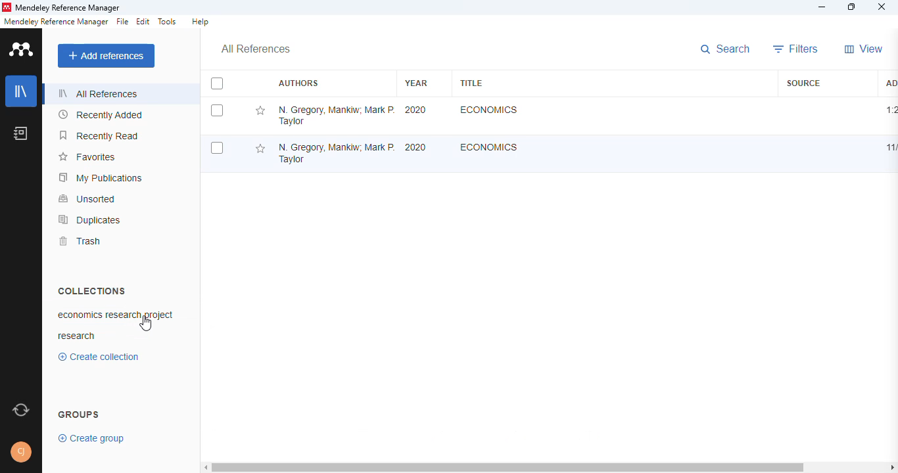 This screenshot has width=898, height=473. What do you see at coordinates (416, 110) in the screenshot?
I see `2020` at bounding box center [416, 110].